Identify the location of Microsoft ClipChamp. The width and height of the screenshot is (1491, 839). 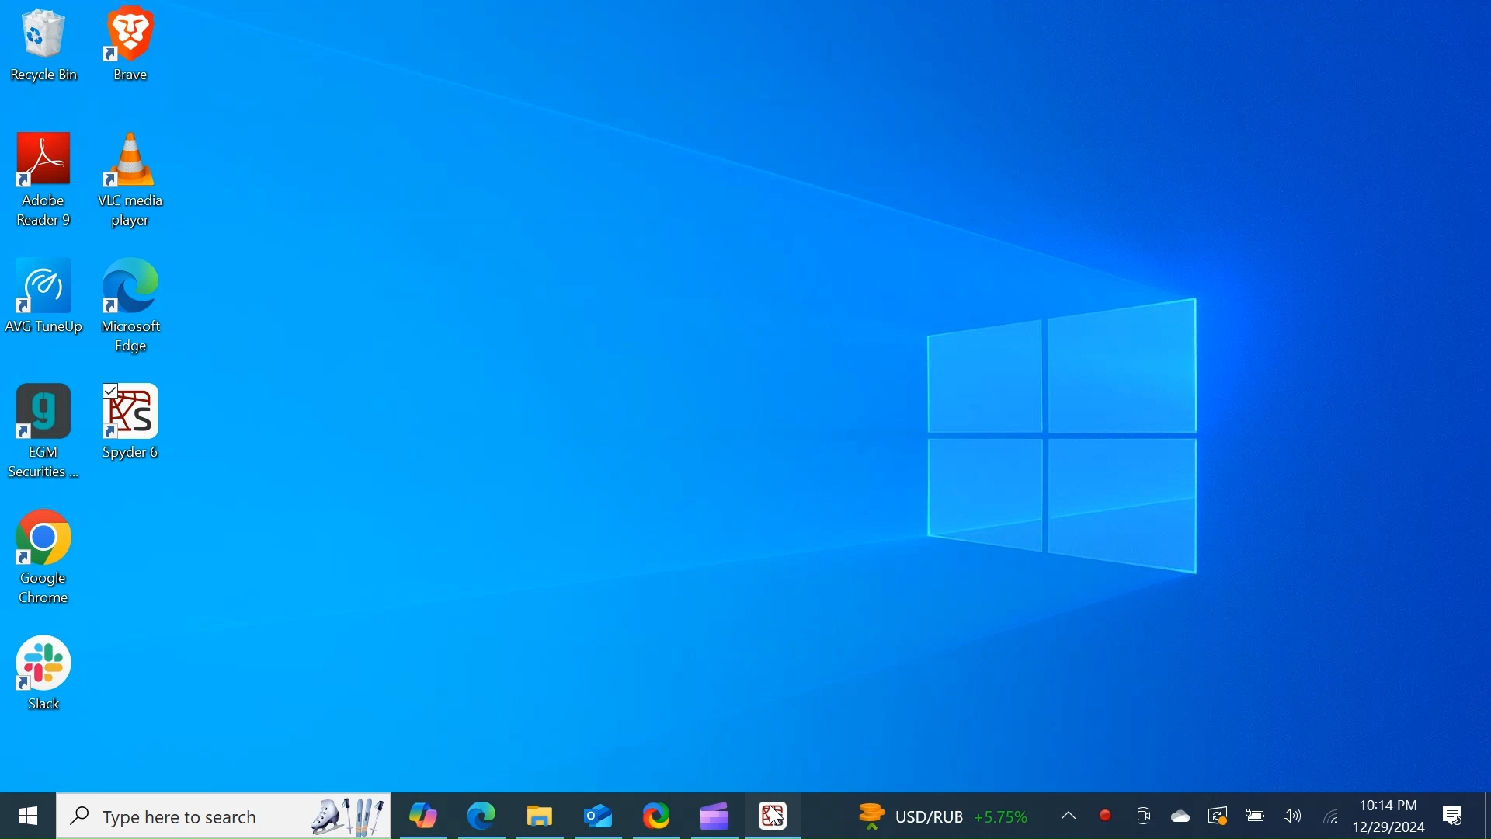
(715, 815).